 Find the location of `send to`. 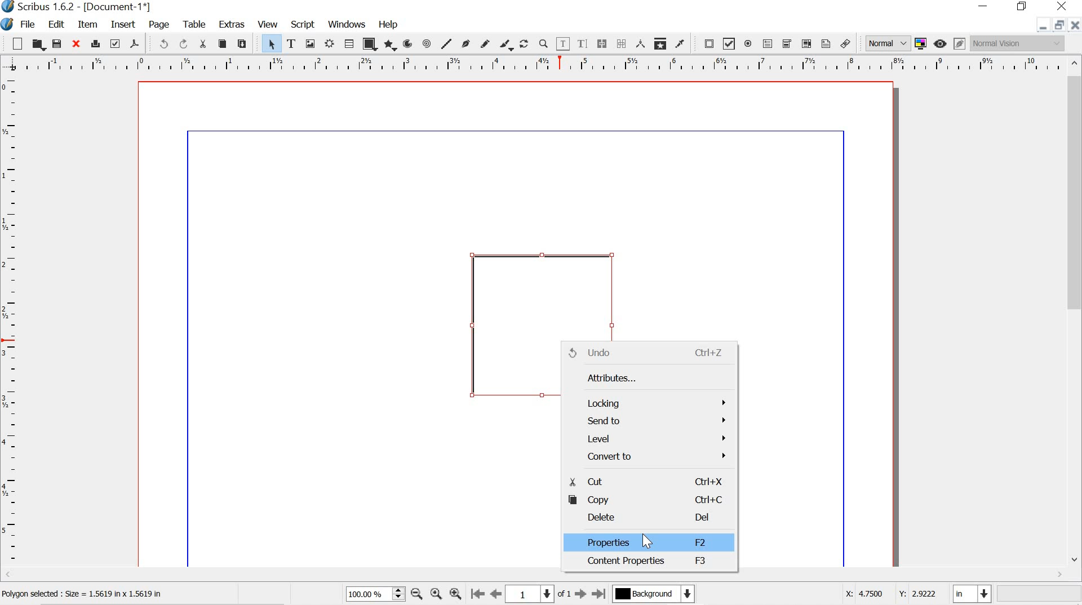

send to is located at coordinates (647, 422).